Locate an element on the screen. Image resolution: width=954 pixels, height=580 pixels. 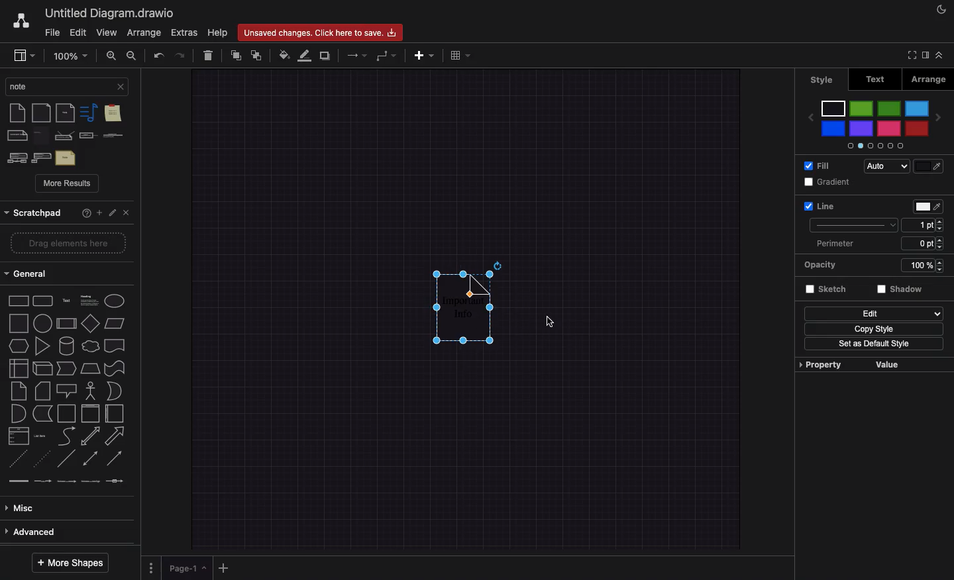
text is located at coordinates (66, 158).